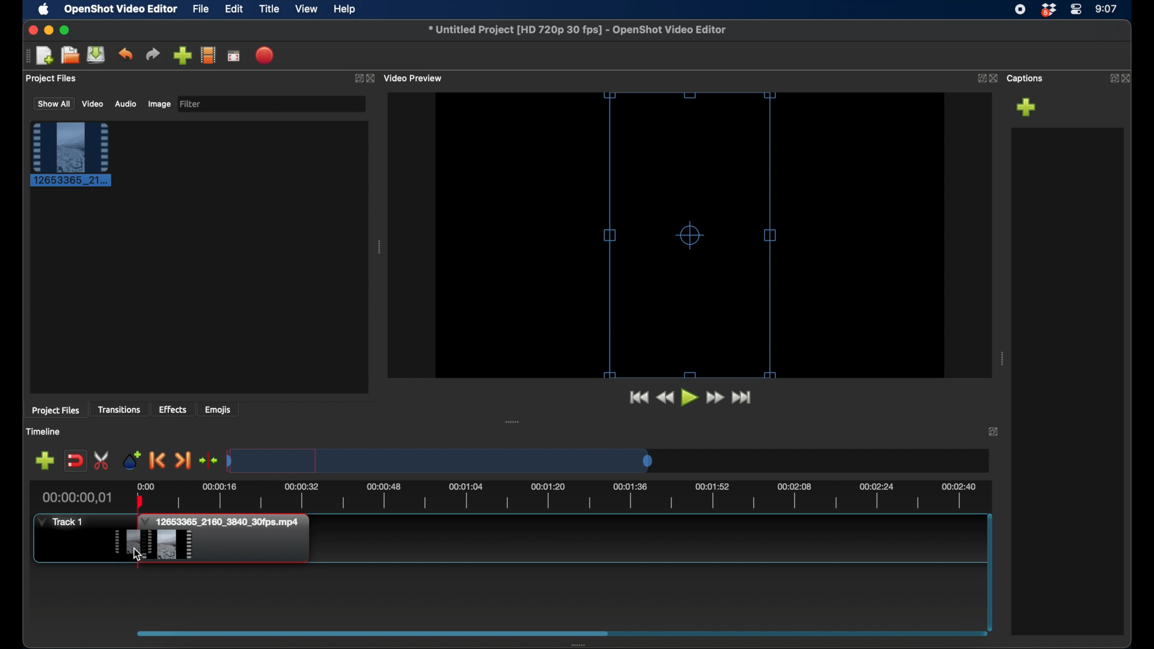 This screenshot has height=649, width=1154. Describe the element at coordinates (689, 234) in the screenshot. I see `resize handles` at that location.